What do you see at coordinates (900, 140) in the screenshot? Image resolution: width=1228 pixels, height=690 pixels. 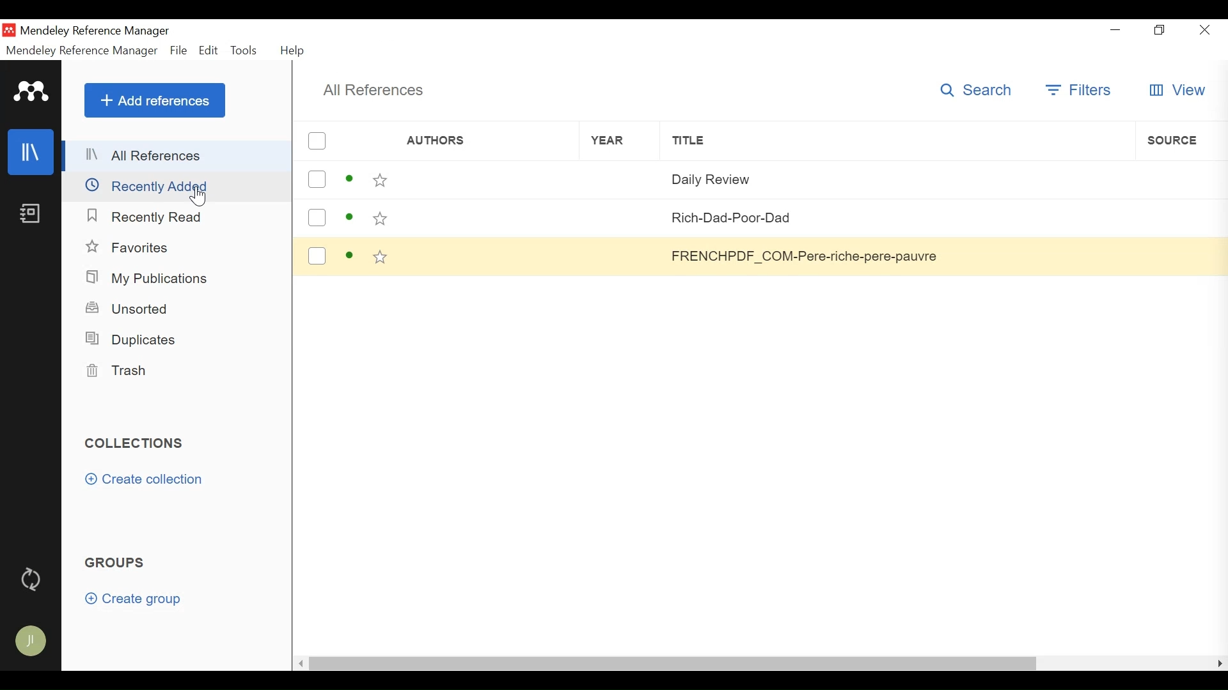 I see `Title` at bounding box center [900, 140].